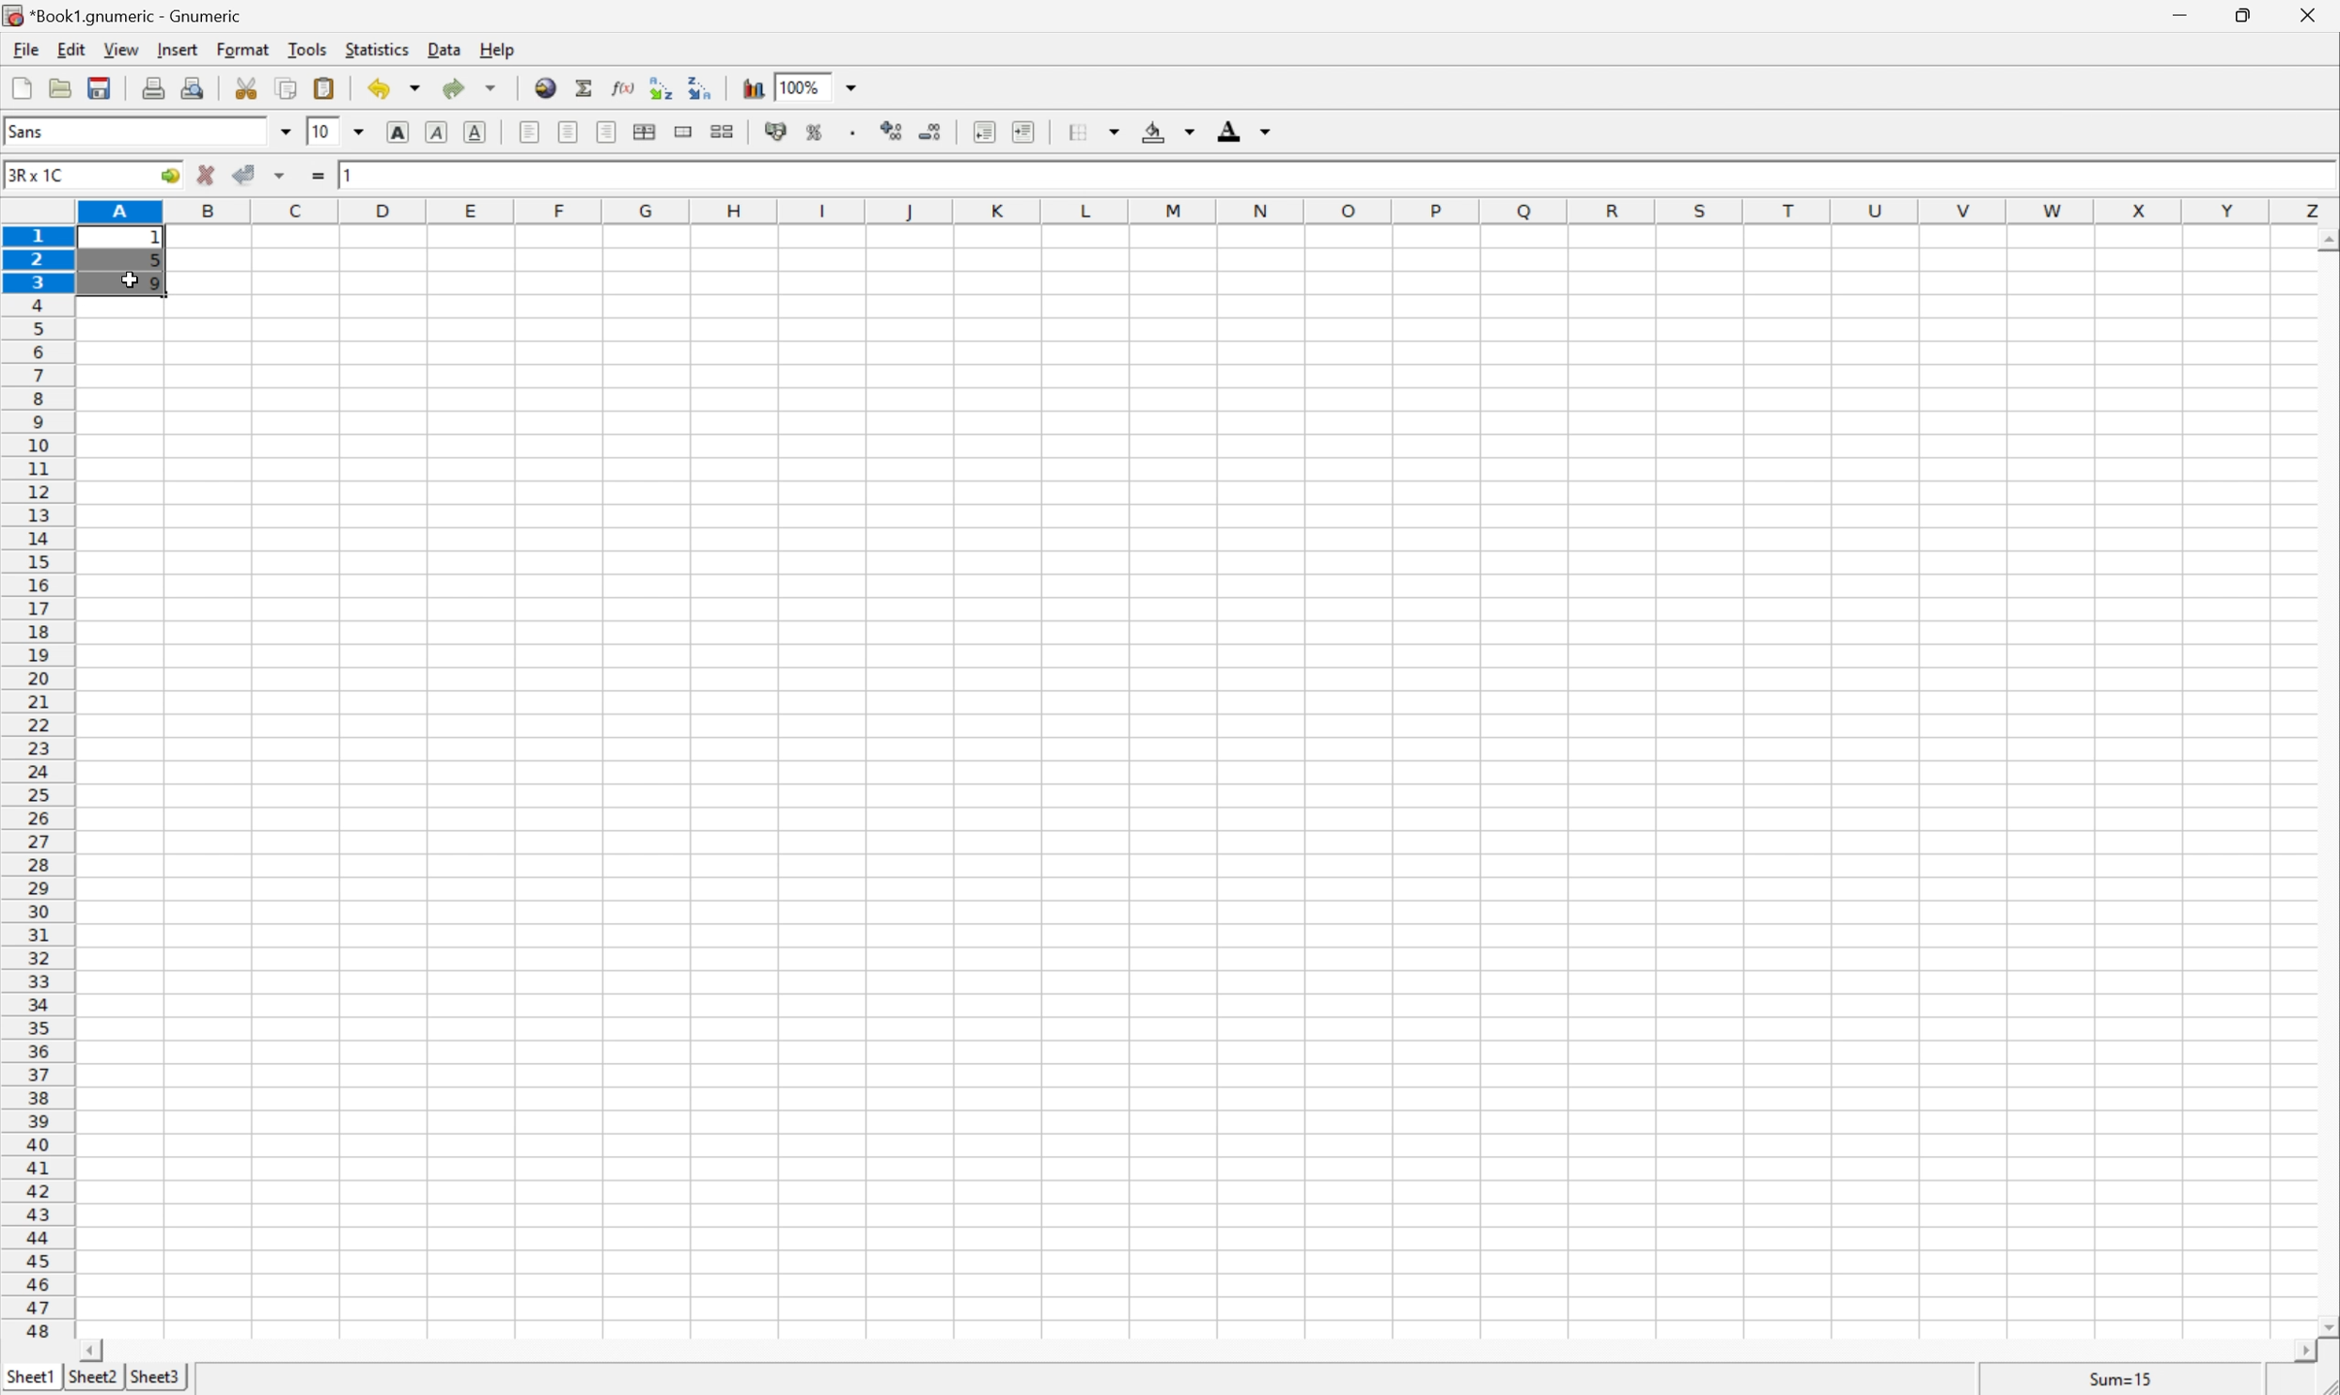 The image size is (2340, 1395). I want to click on sum in current cell, so click(588, 87).